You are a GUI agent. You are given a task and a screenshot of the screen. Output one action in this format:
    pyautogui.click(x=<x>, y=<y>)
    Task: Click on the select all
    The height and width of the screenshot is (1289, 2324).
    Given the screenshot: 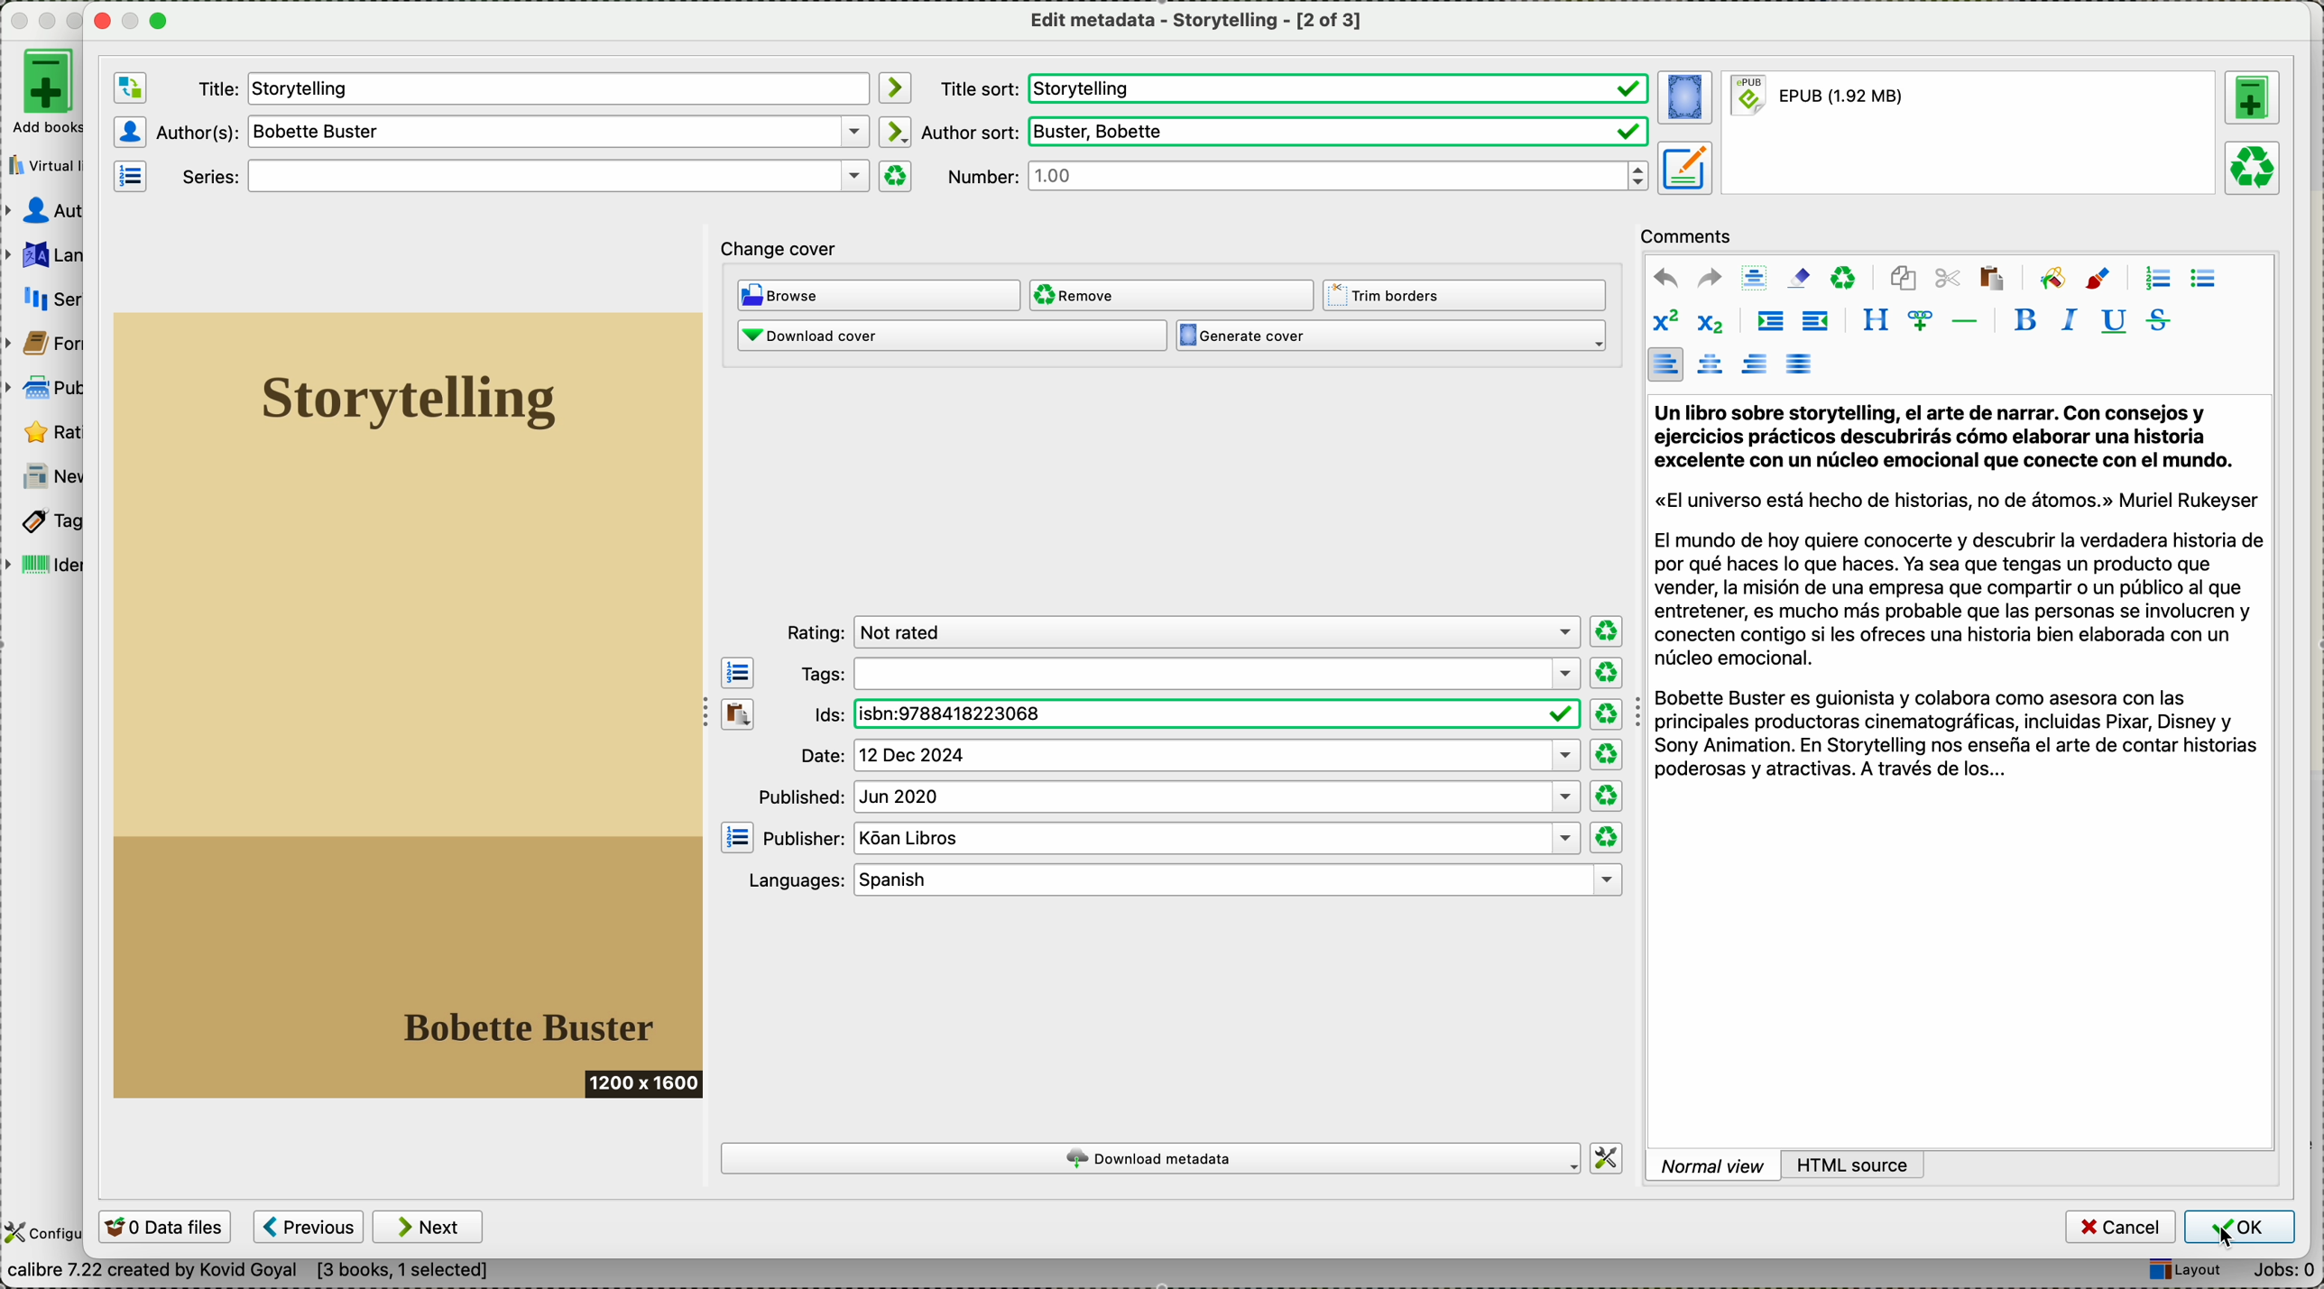 What is the action you would take?
    pyautogui.click(x=1752, y=276)
    